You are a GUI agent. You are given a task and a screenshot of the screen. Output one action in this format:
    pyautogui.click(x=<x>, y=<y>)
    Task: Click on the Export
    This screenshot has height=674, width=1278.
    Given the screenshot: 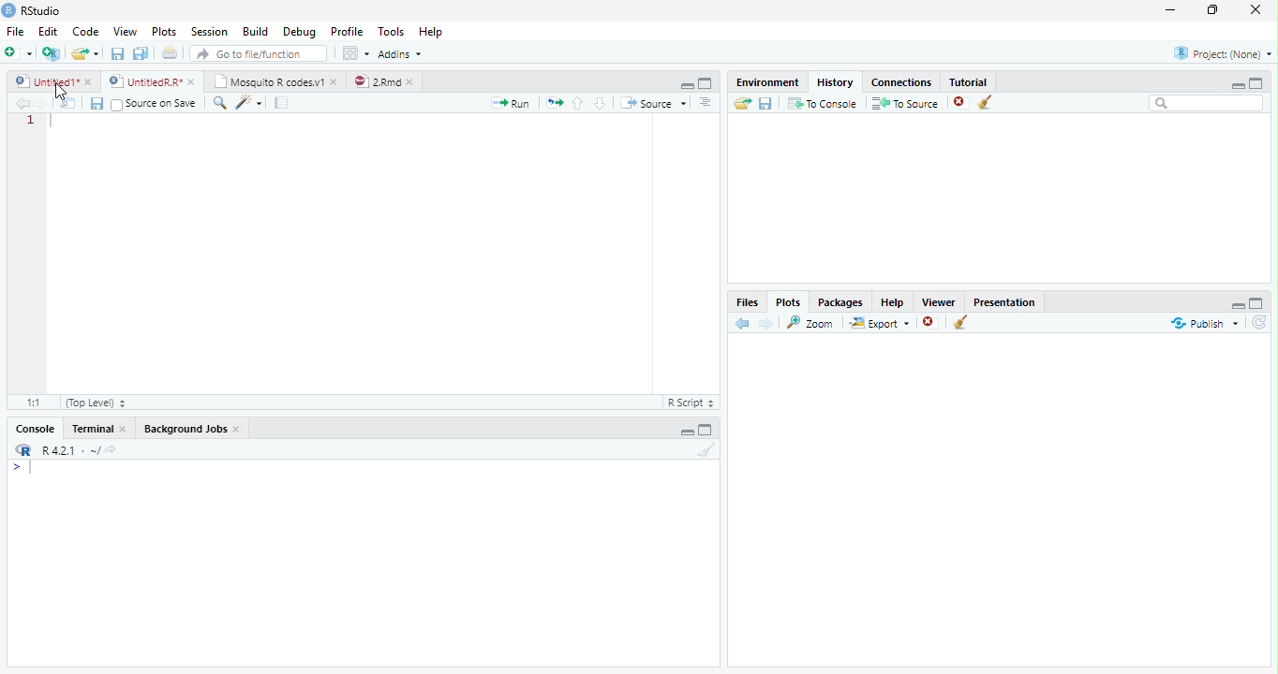 What is the action you would take?
    pyautogui.click(x=878, y=323)
    